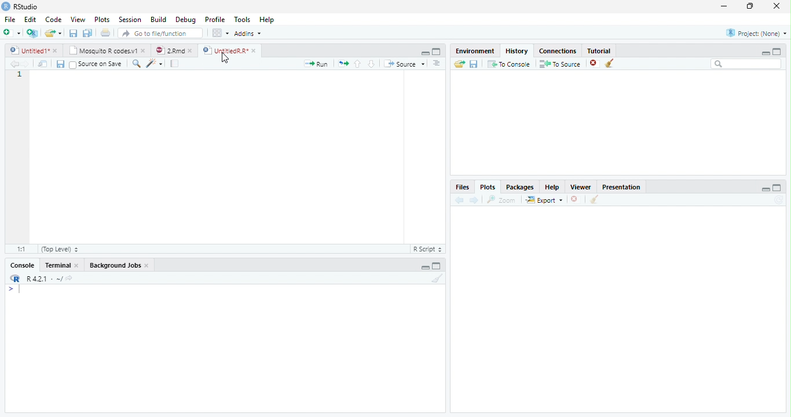 This screenshot has height=417, width=791. Describe the element at coordinates (42, 65) in the screenshot. I see `Show in new window` at that location.